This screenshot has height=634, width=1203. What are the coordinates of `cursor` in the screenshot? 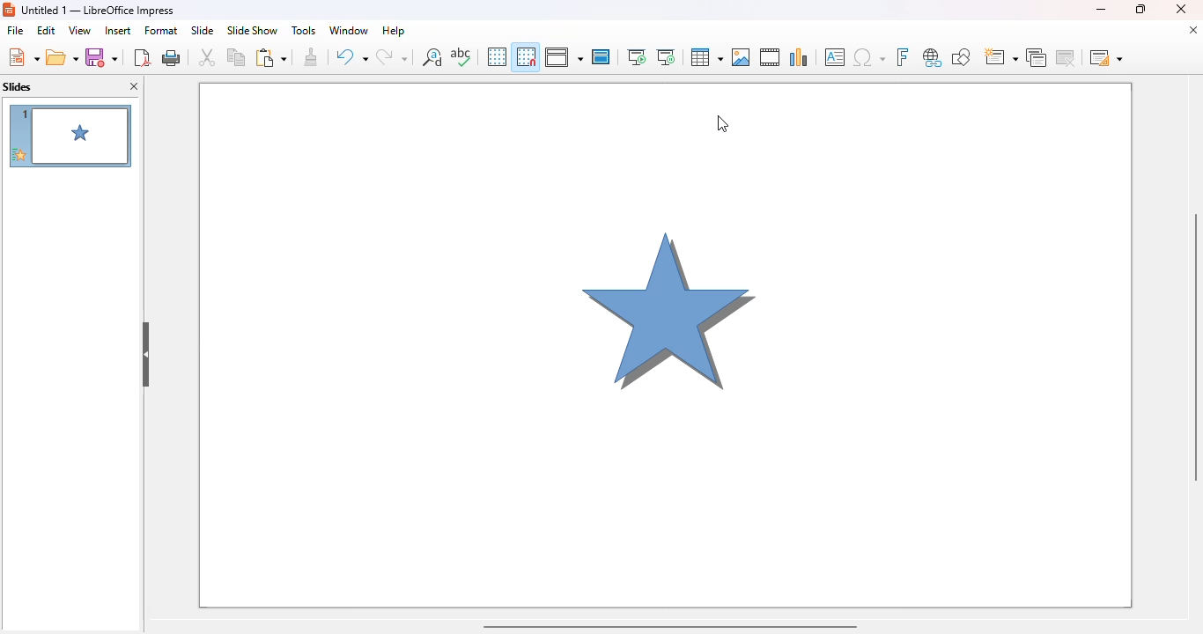 It's located at (723, 123).